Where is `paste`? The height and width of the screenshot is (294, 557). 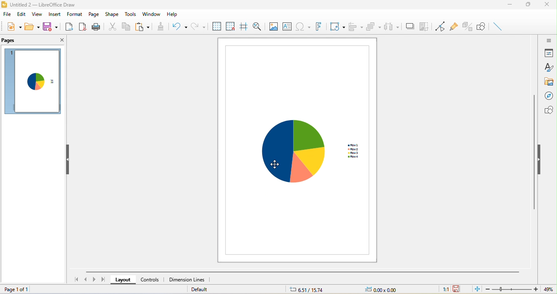
paste is located at coordinates (142, 26).